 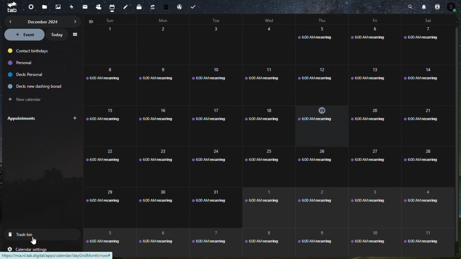 I want to click on 19, so click(x=318, y=123).